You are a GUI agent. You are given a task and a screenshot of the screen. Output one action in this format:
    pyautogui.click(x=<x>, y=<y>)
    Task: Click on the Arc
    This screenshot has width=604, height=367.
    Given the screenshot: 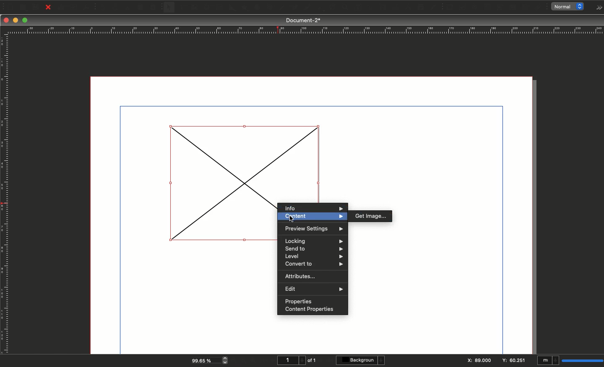 What is the action you would take?
    pyautogui.click(x=257, y=8)
    